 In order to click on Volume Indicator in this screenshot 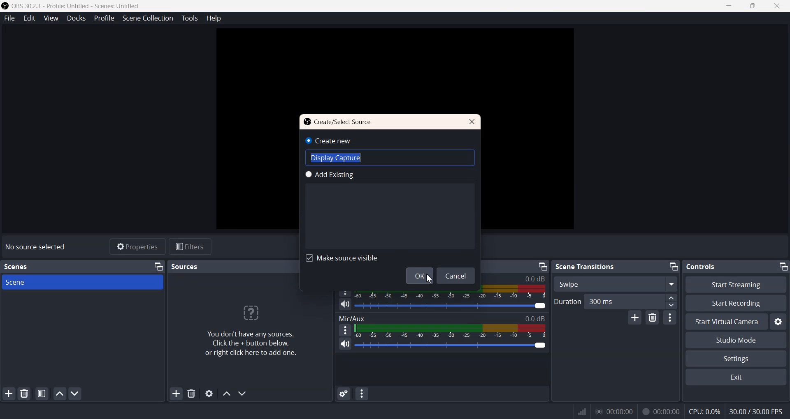, I will do `click(451, 291)`.